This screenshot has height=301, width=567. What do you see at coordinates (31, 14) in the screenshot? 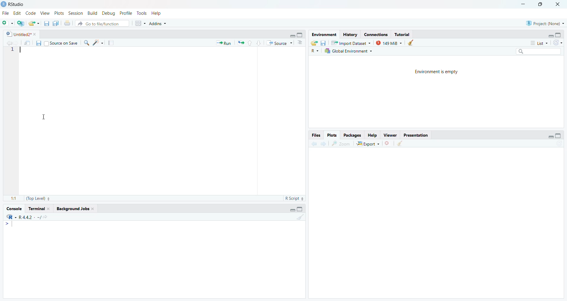
I see `Code` at bounding box center [31, 14].